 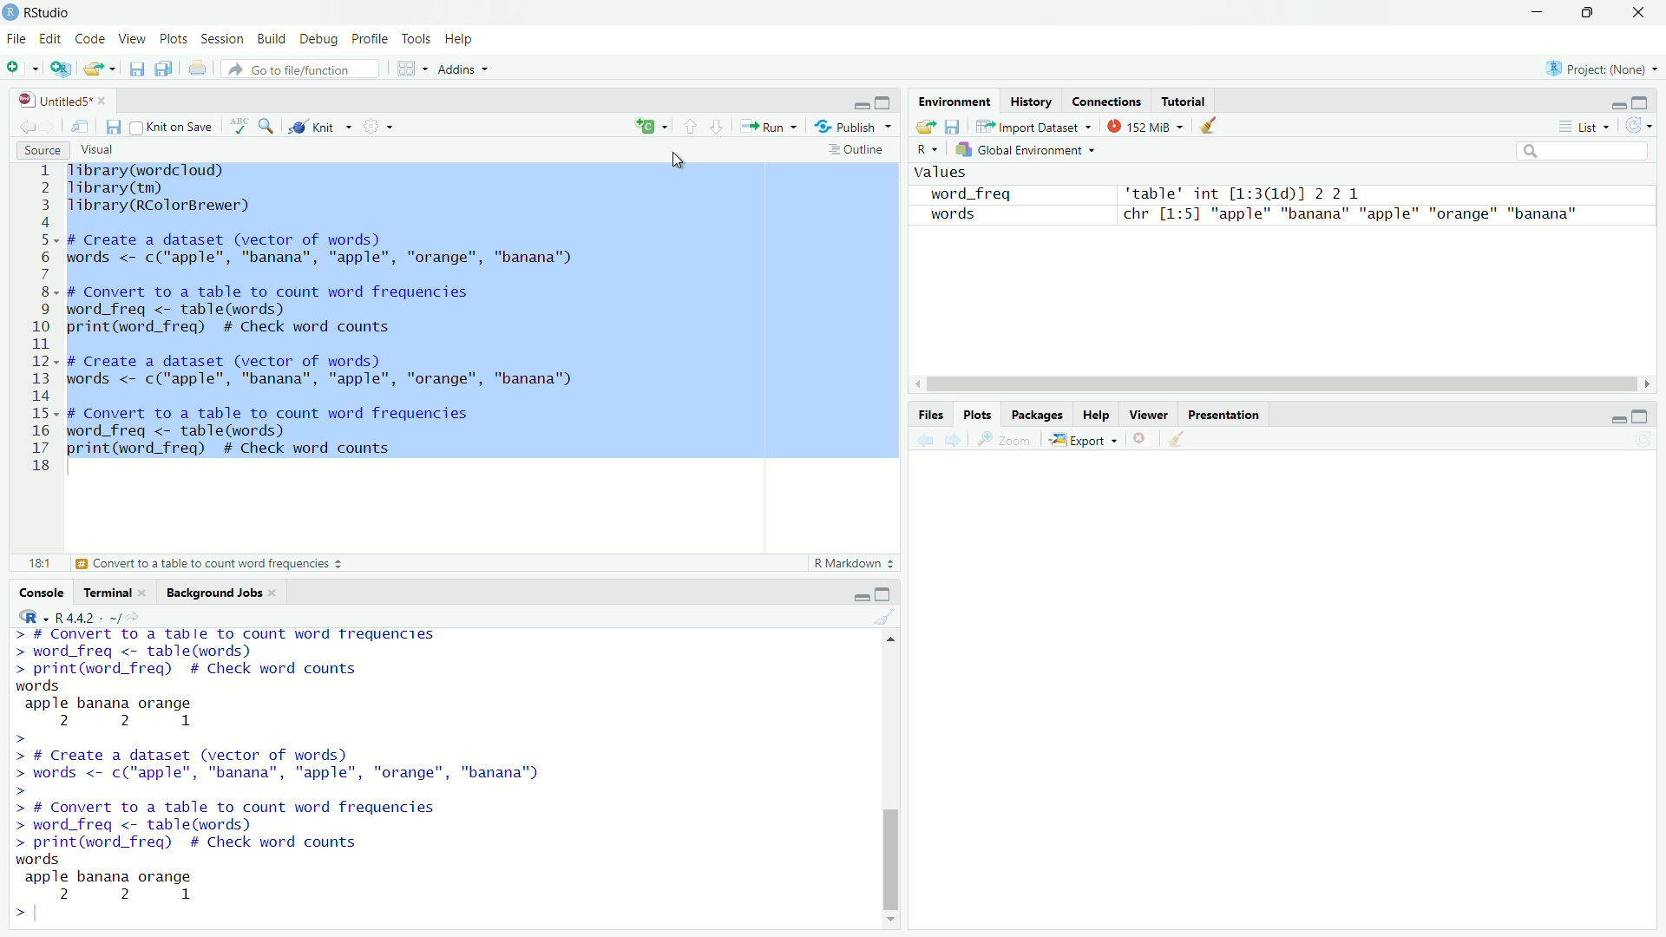 I want to click on Go to previous Section/chunk, so click(x=692, y=128).